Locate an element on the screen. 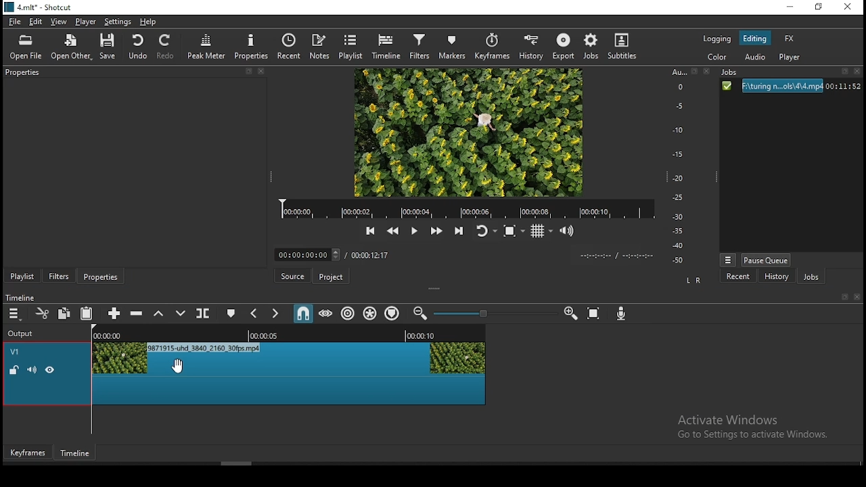 This screenshot has width=866, height=487. close is located at coordinates (858, 297).